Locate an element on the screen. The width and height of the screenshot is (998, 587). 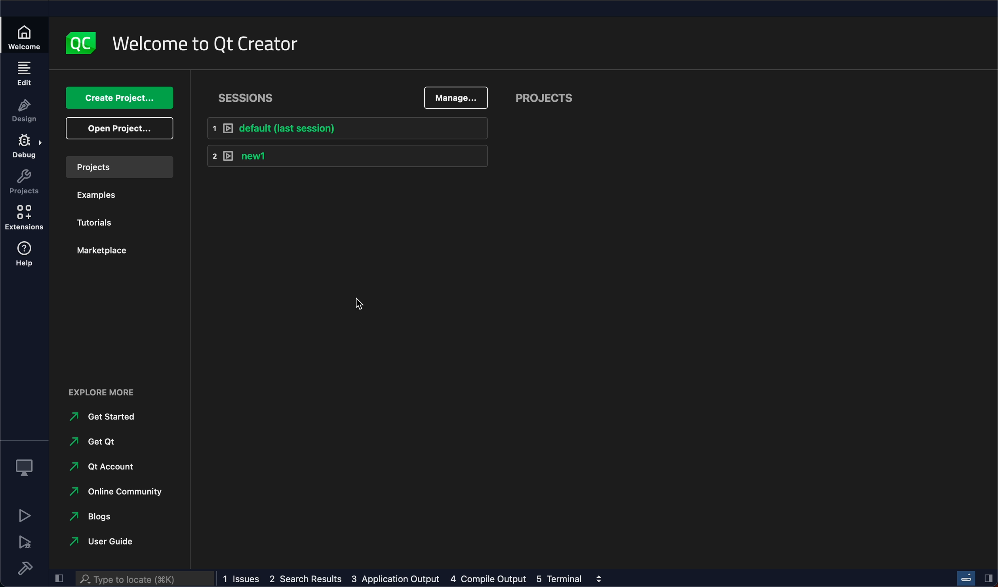
online is located at coordinates (112, 493).